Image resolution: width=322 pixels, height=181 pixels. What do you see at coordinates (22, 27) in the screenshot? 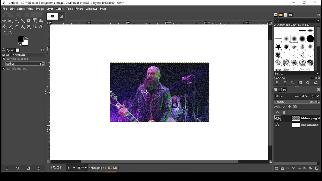
I see `heal tool` at bounding box center [22, 27].